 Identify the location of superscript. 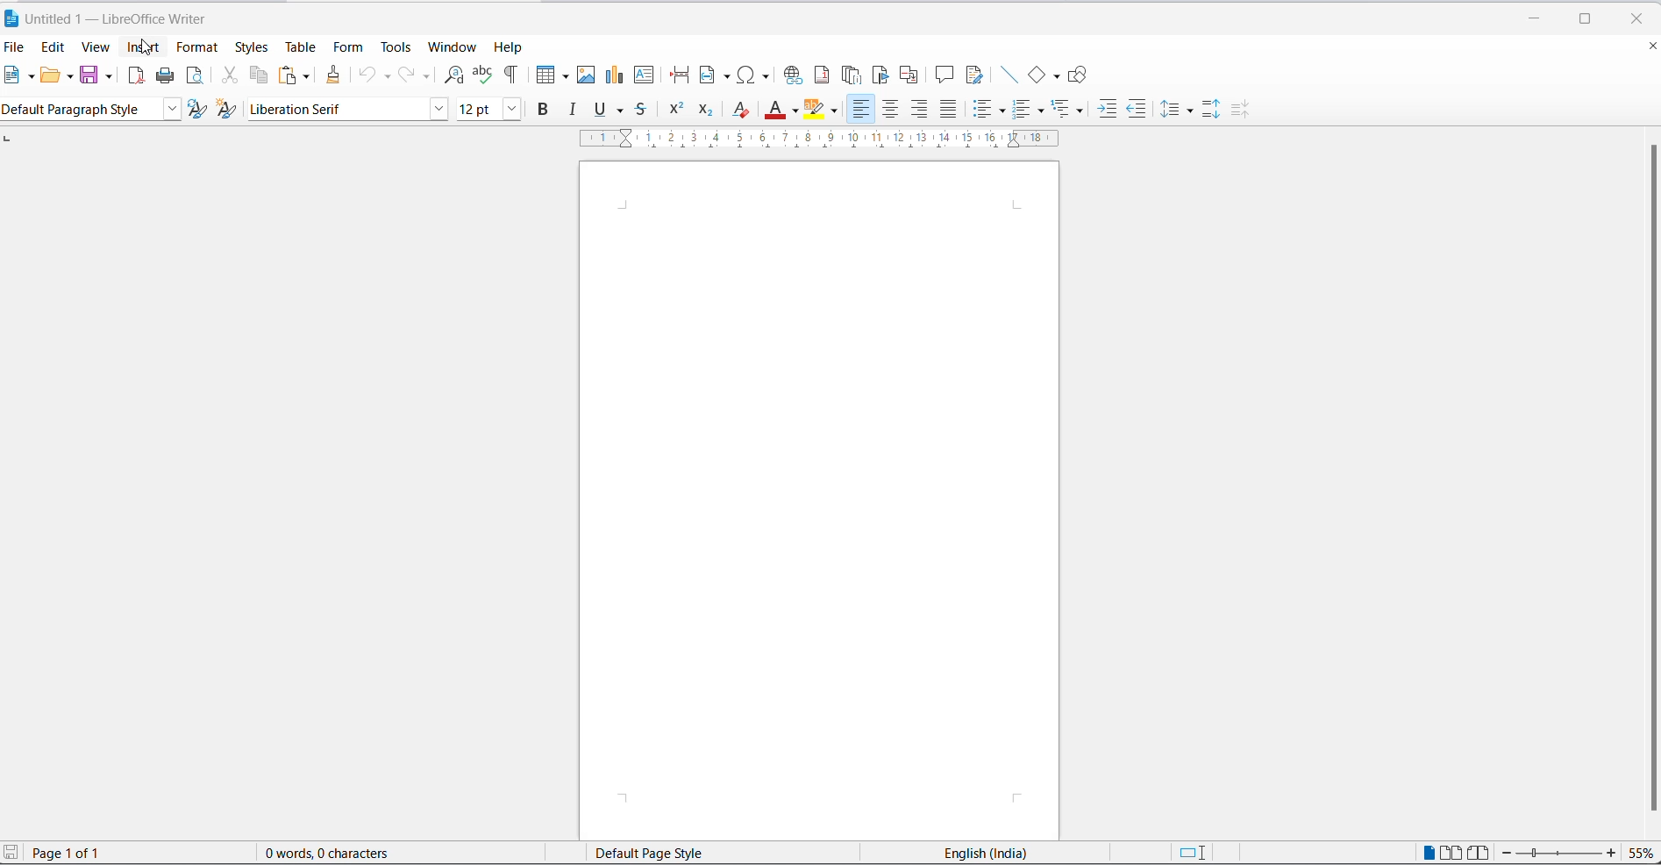
(676, 108).